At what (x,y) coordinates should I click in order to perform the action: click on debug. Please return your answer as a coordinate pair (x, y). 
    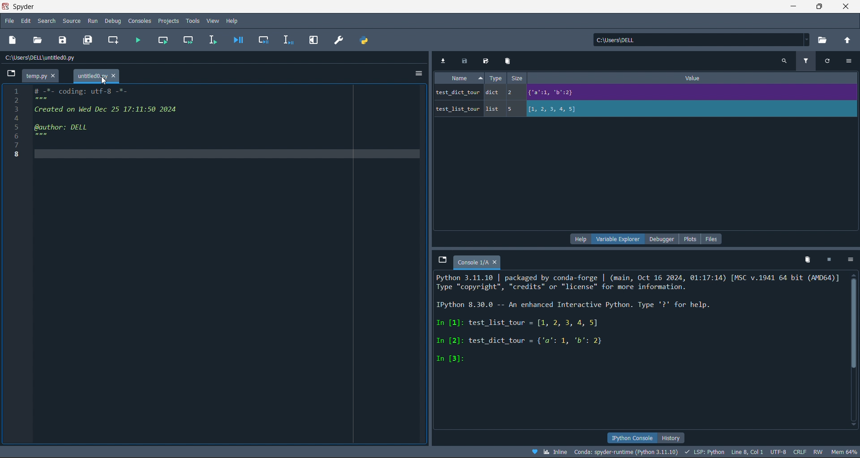
    Looking at the image, I should click on (113, 21).